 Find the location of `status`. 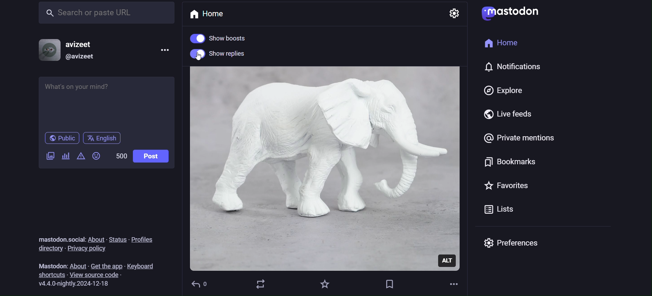

status is located at coordinates (118, 238).